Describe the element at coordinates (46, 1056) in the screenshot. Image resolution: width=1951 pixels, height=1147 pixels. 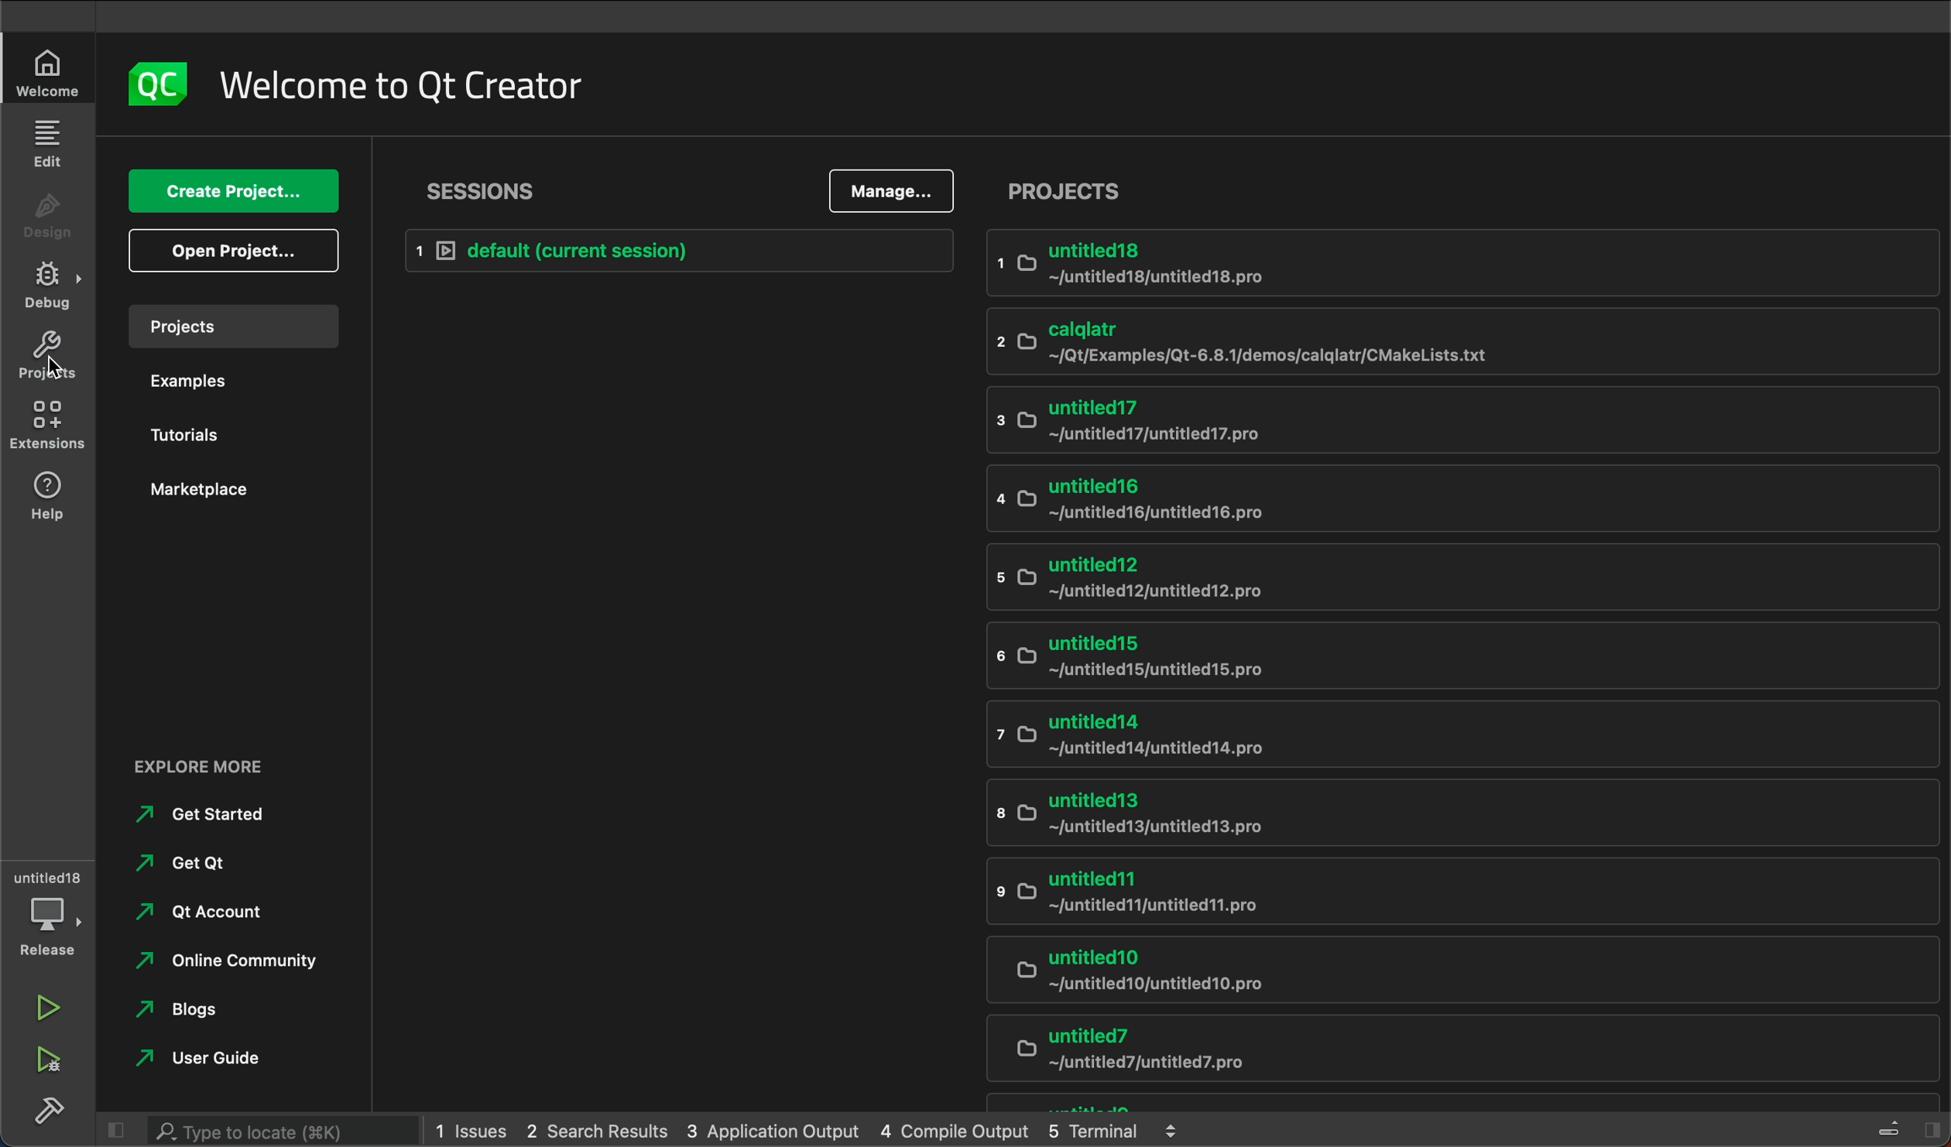
I see `run and debug` at that location.